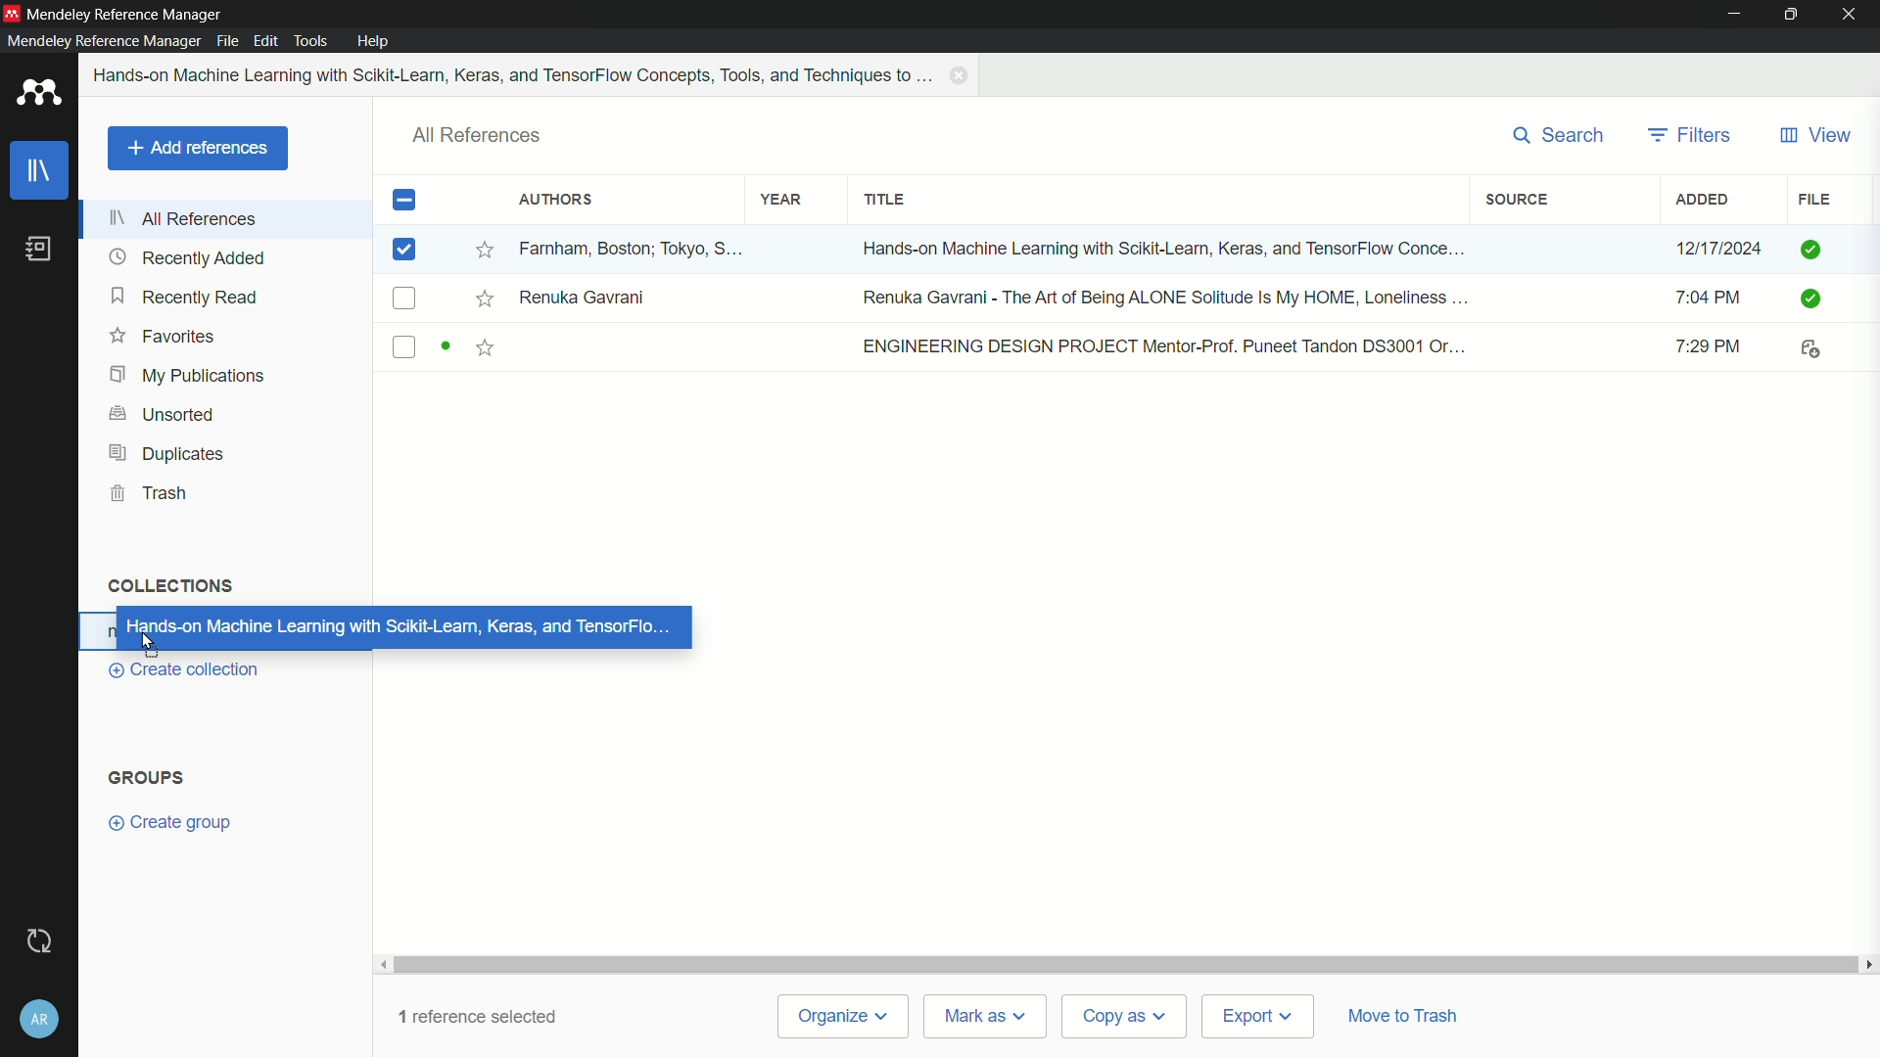 The image size is (1880, 1057). Describe the element at coordinates (515, 75) in the screenshot. I see `book name` at that location.